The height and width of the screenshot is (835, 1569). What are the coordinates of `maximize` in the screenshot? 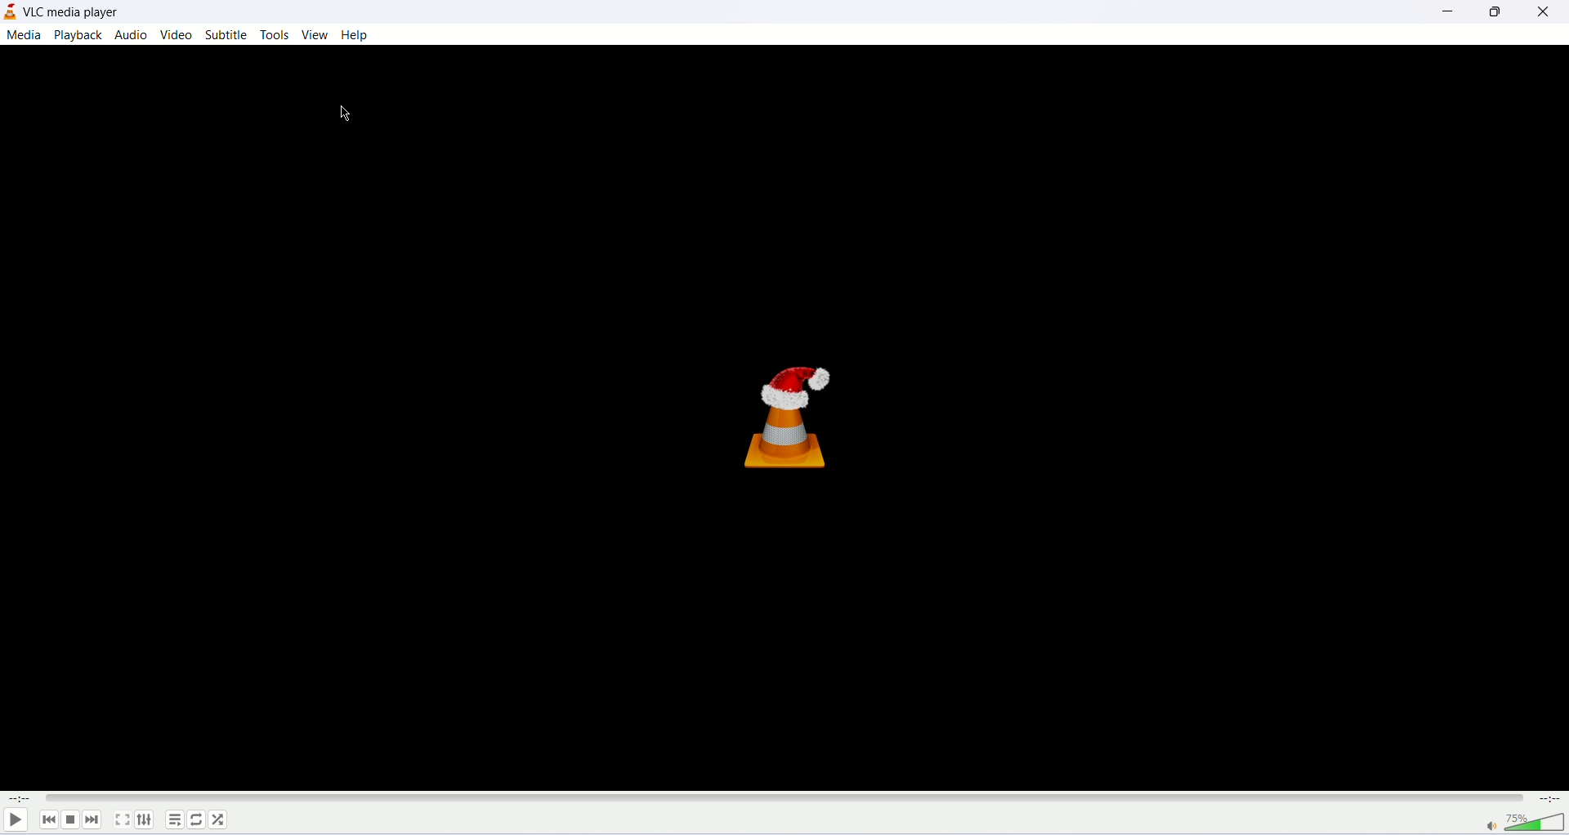 It's located at (1493, 13).